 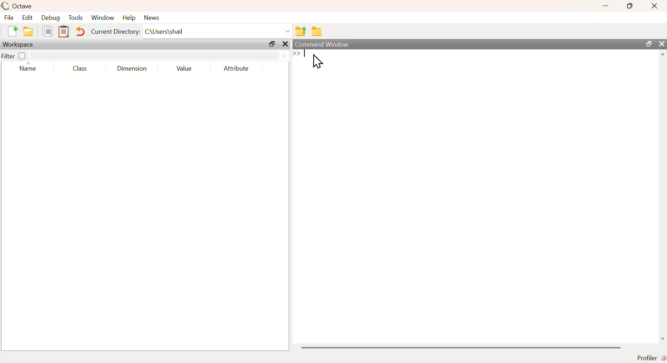 What do you see at coordinates (114, 32) in the screenshot?
I see `Current Directory:` at bounding box center [114, 32].